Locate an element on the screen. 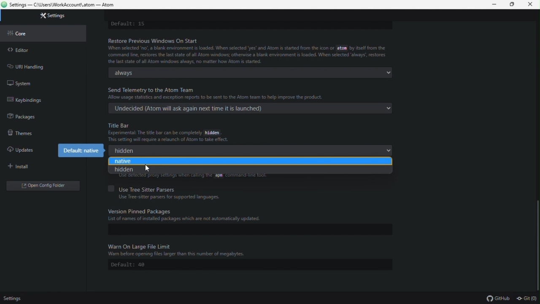  Default: 40 is located at coordinates (250, 265).